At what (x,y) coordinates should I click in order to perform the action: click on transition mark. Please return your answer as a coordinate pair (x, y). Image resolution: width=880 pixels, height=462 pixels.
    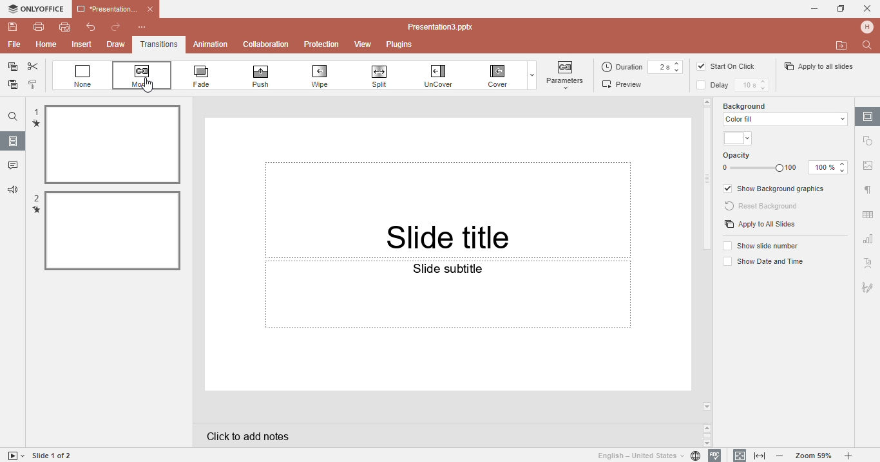
    Looking at the image, I should click on (36, 124).